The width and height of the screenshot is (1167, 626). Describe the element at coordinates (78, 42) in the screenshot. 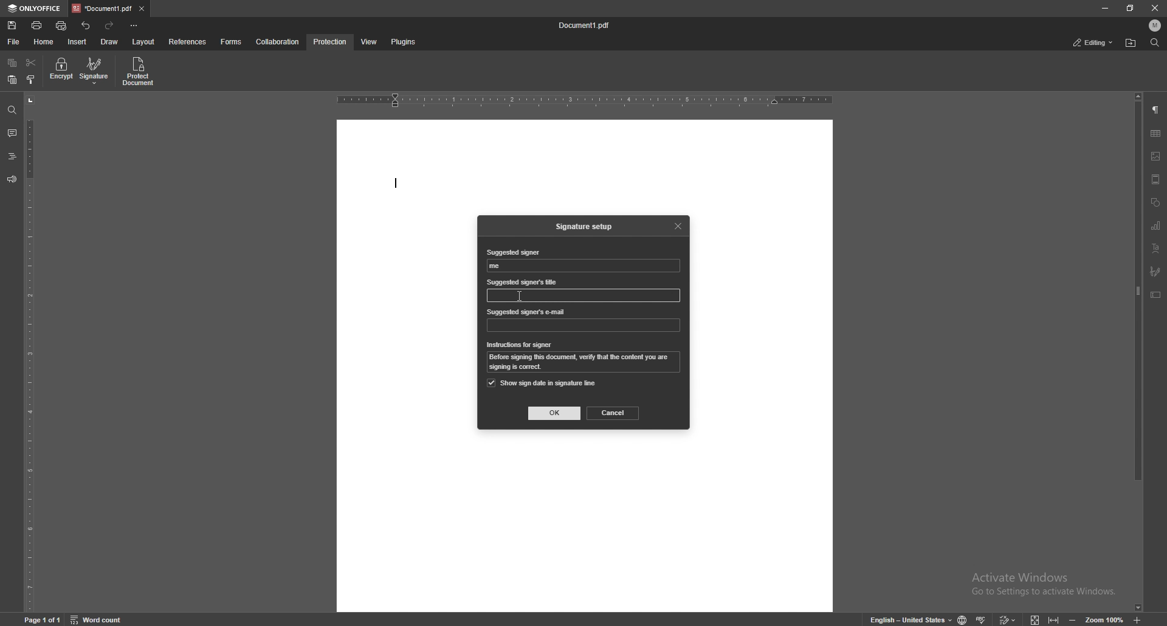

I see `insert` at that location.